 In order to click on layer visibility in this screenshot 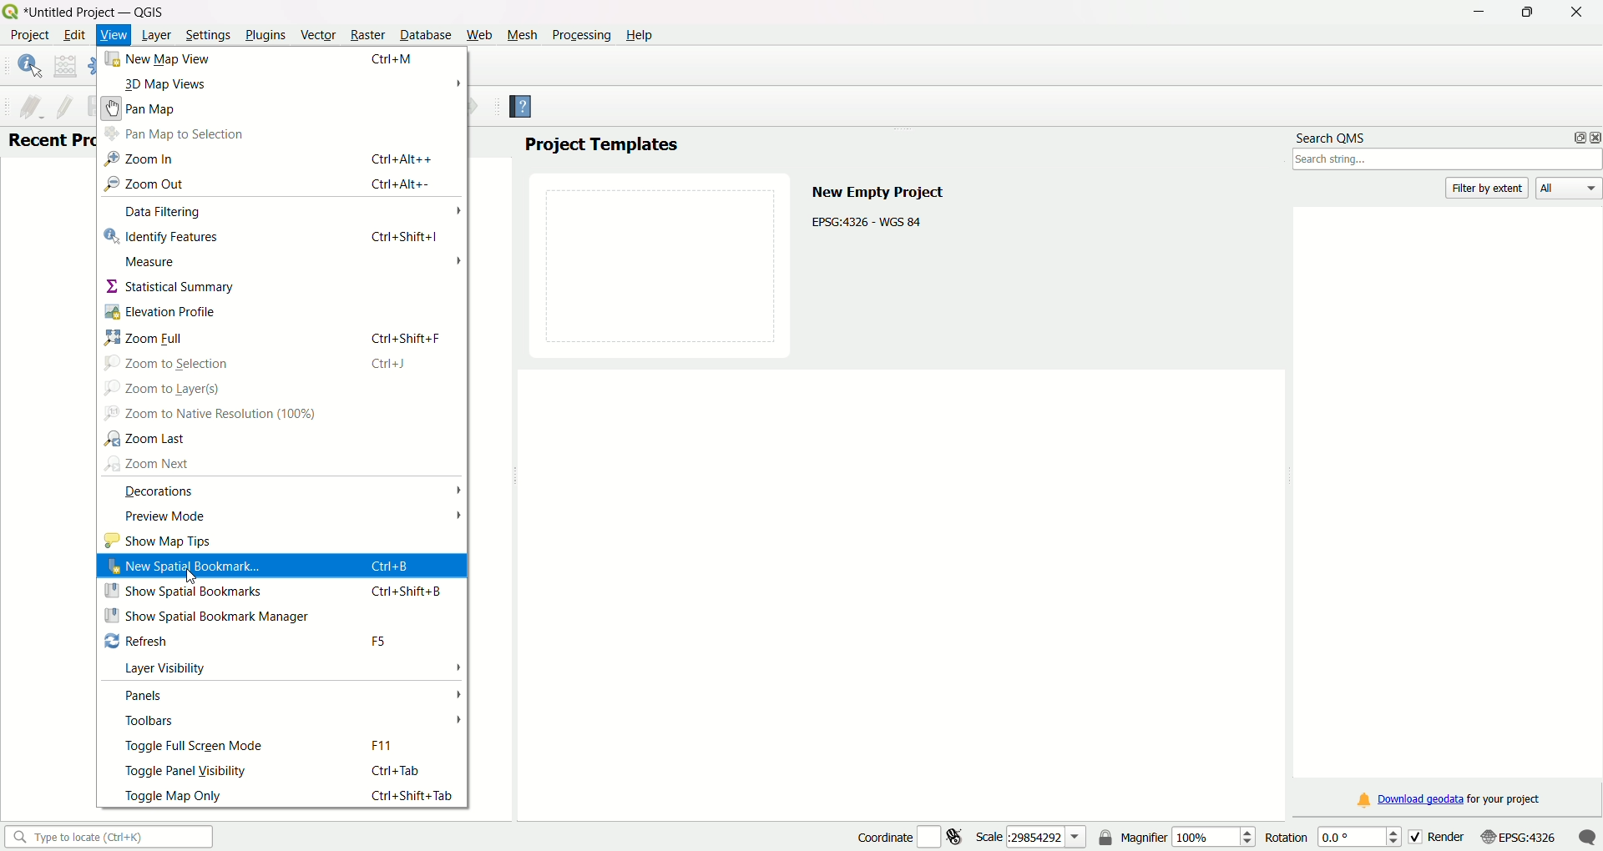, I will do `click(169, 668)`.